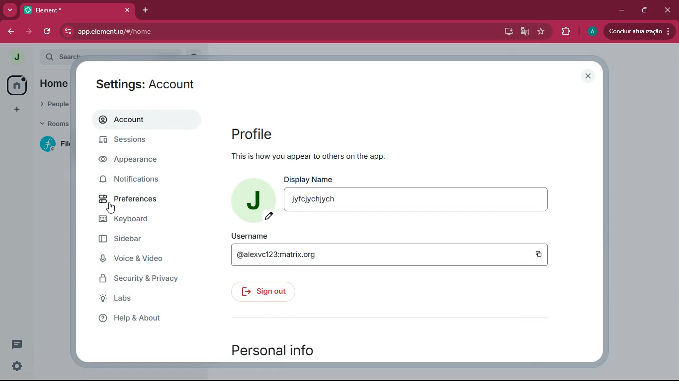  I want to click on desktop, so click(508, 32).